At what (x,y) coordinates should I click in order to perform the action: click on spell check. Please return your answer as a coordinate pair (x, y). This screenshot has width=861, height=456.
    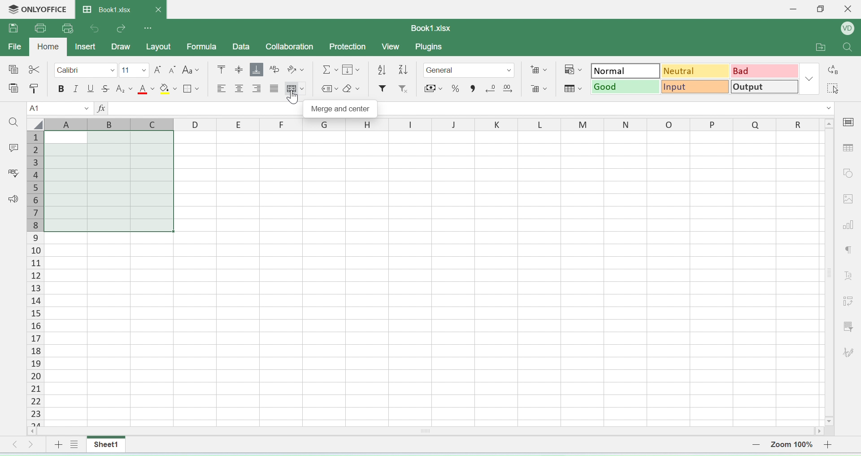
    Looking at the image, I should click on (14, 172).